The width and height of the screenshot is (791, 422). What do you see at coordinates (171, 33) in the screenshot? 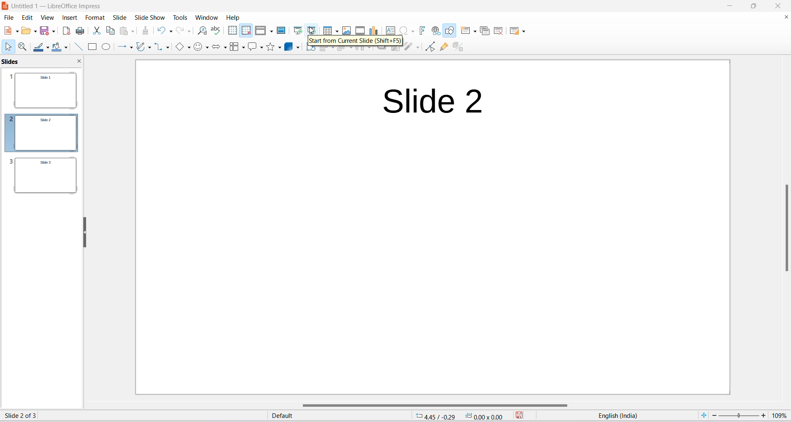
I see `undo options` at bounding box center [171, 33].